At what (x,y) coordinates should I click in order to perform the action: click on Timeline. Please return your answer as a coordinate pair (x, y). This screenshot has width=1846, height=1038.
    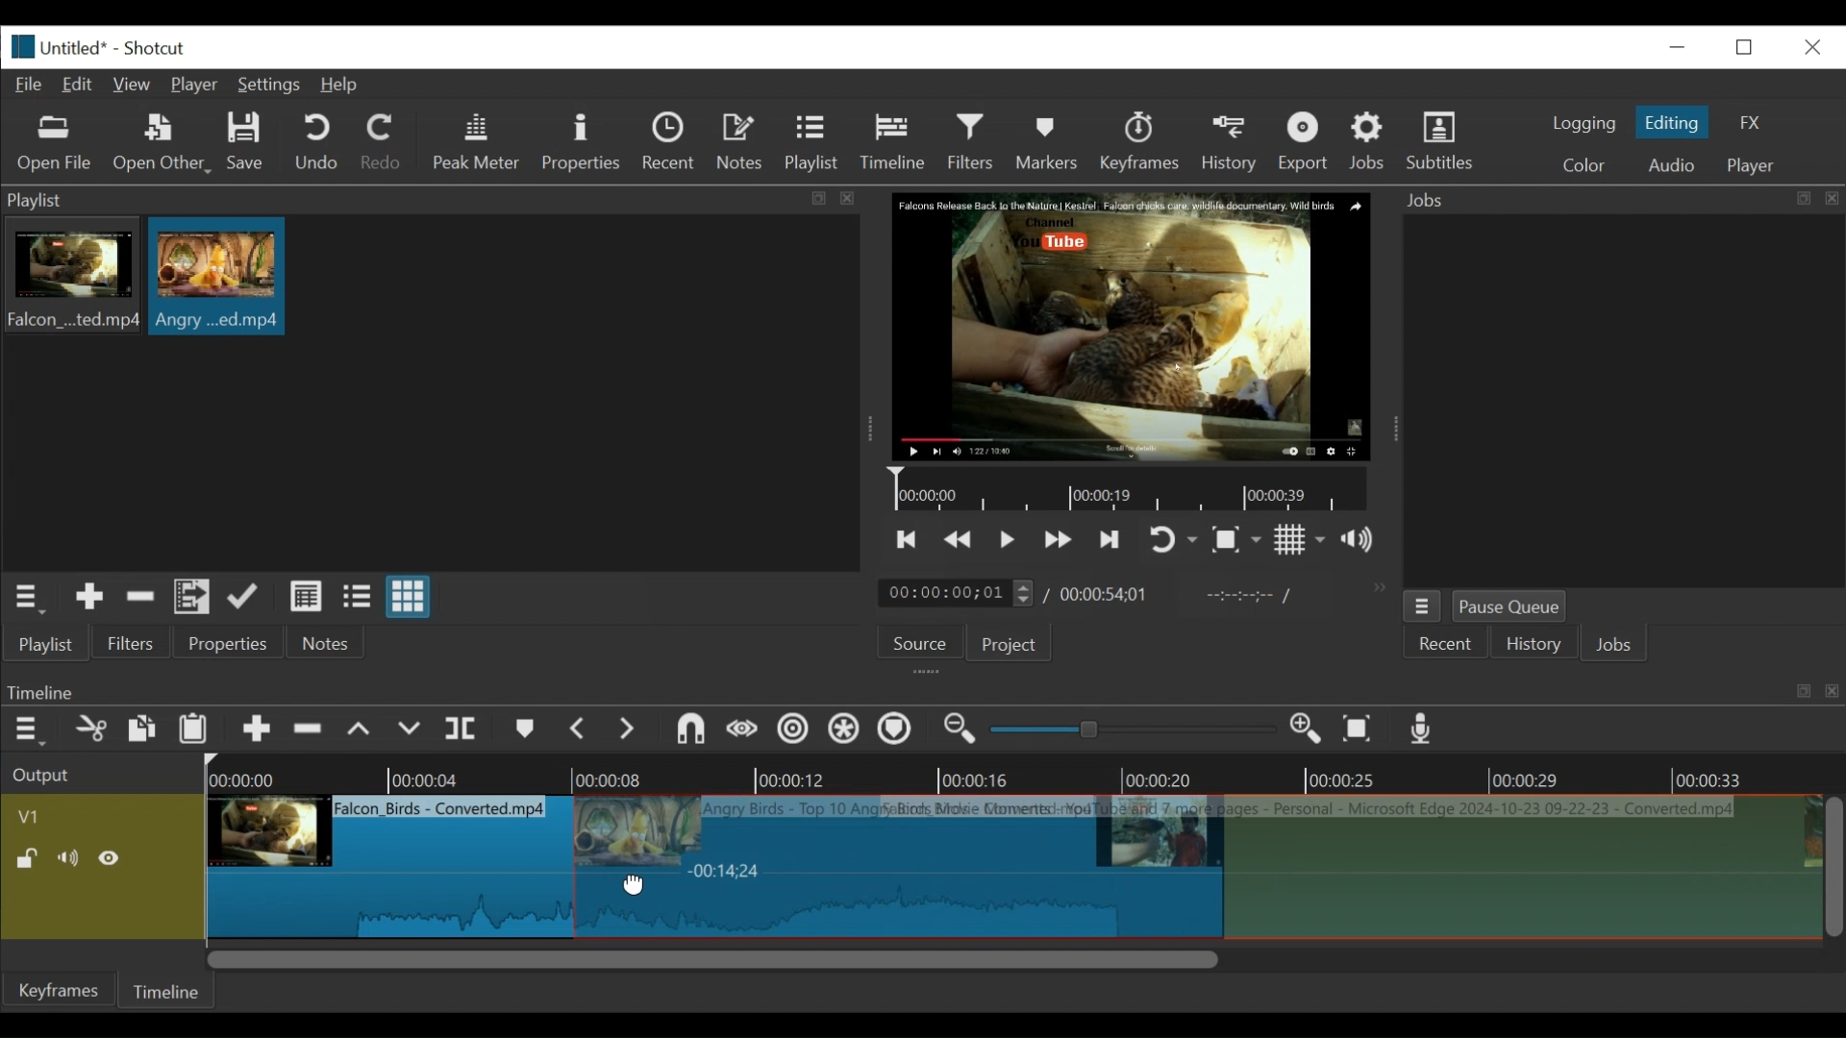
    Looking at the image, I should click on (1025, 774).